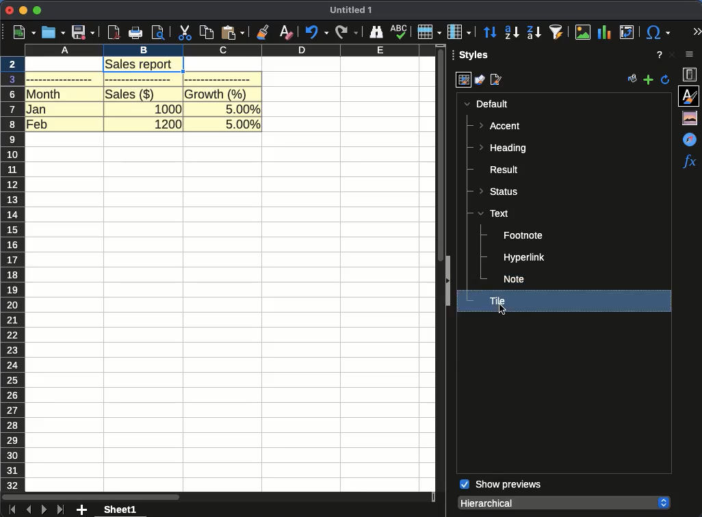 This screenshot has height=517, width=702. What do you see at coordinates (656, 32) in the screenshot?
I see `special character` at bounding box center [656, 32].